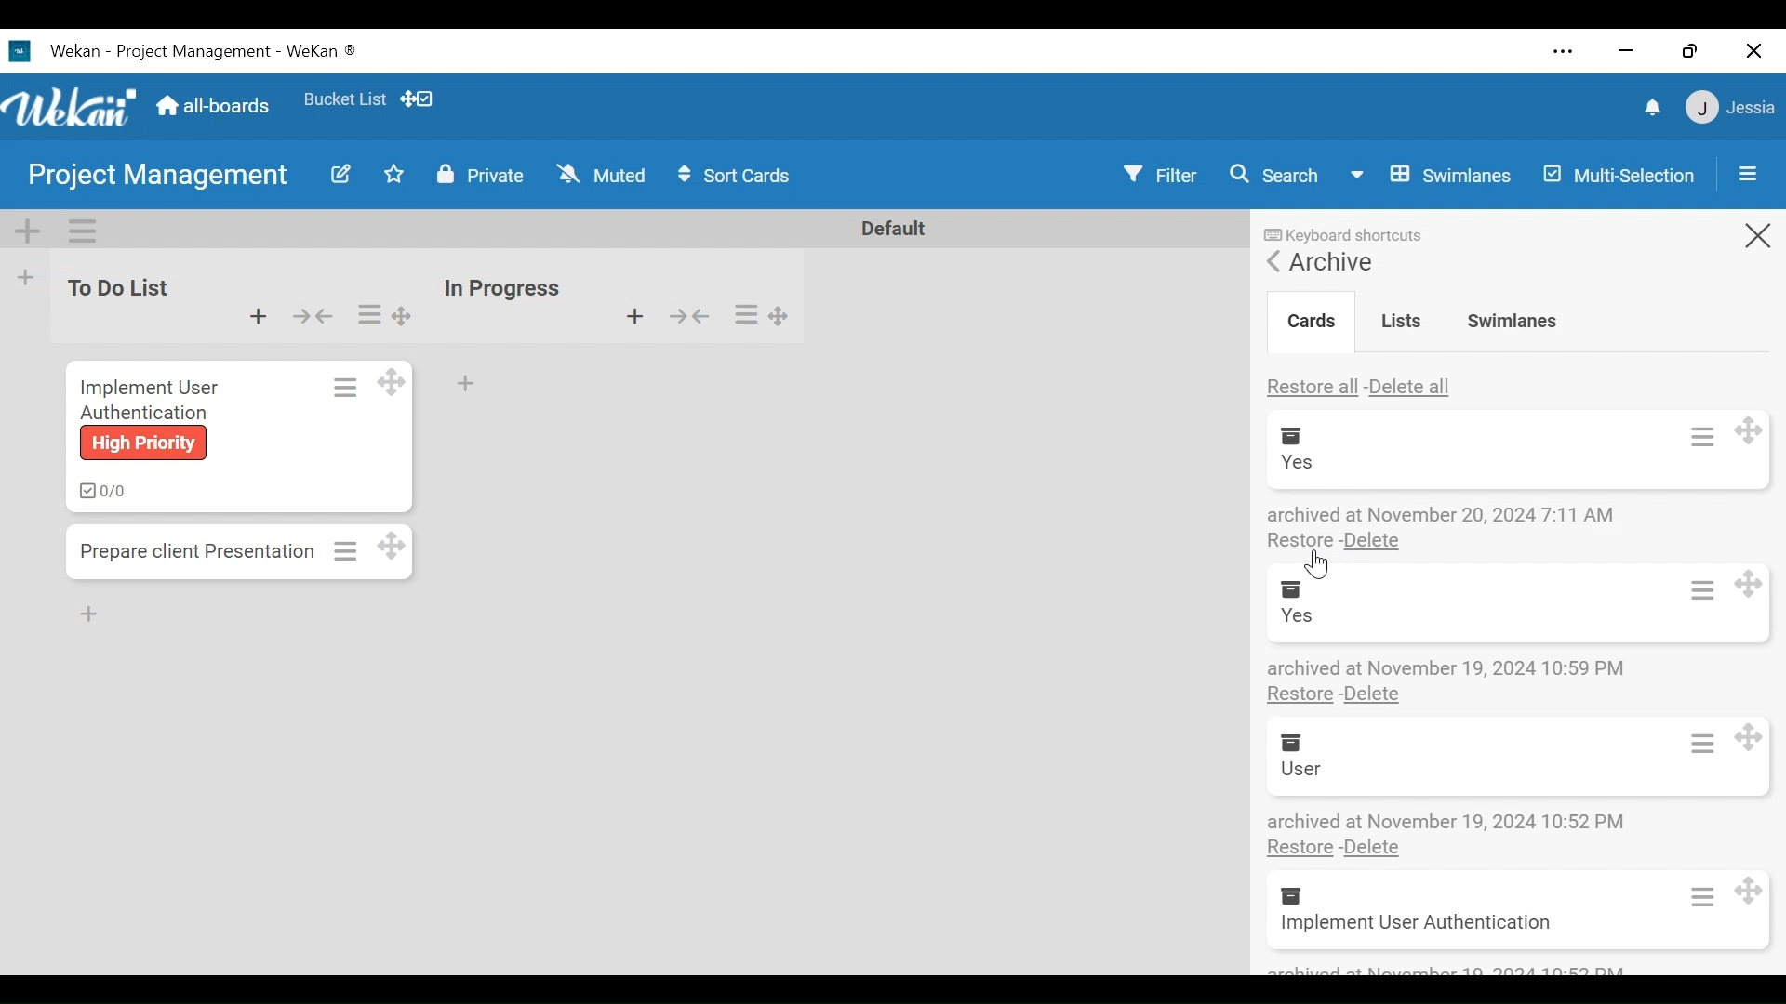 Image resolution: width=1786 pixels, height=1004 pixels. Describe the element at coordinates (1273, 260) in the screenshot. I see `Back` at that location.